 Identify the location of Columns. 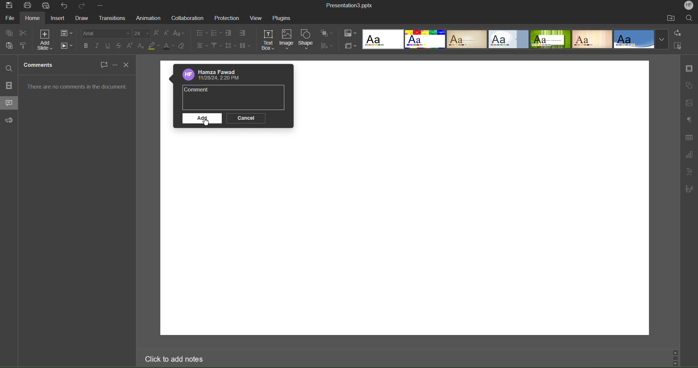
(245, 46).